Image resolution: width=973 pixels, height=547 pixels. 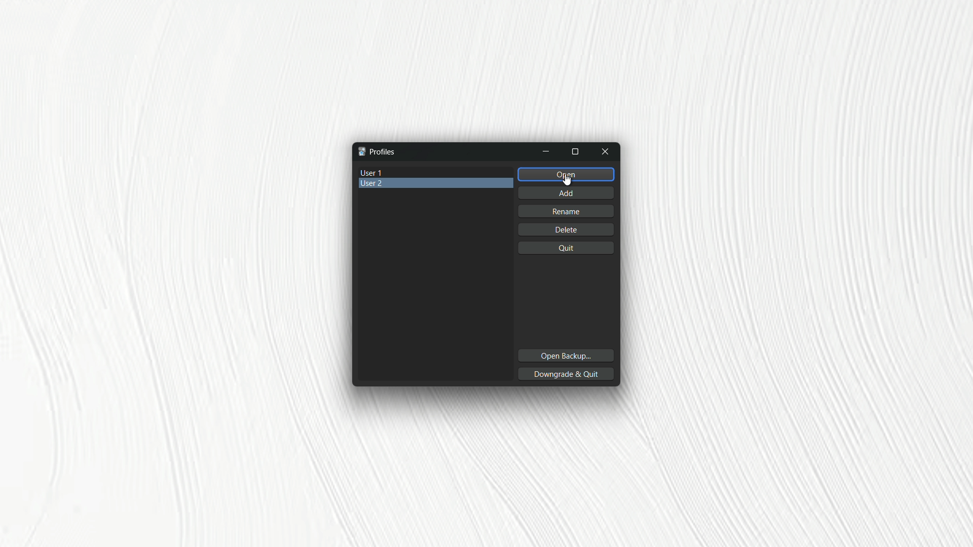 What do you see at coordinates (565, 182) in the screenshot?
I see `cursor` at bounding box center [565, 182].